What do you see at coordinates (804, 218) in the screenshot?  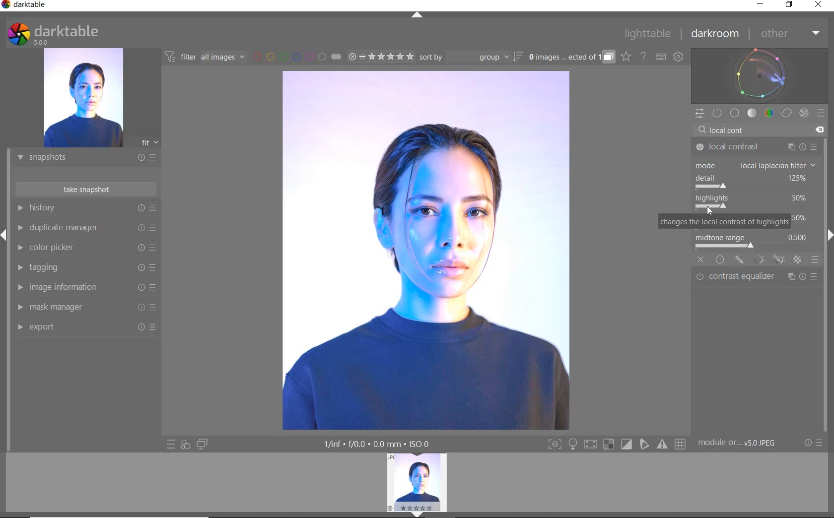 I see `contrast` at bounding box center [804, 218].